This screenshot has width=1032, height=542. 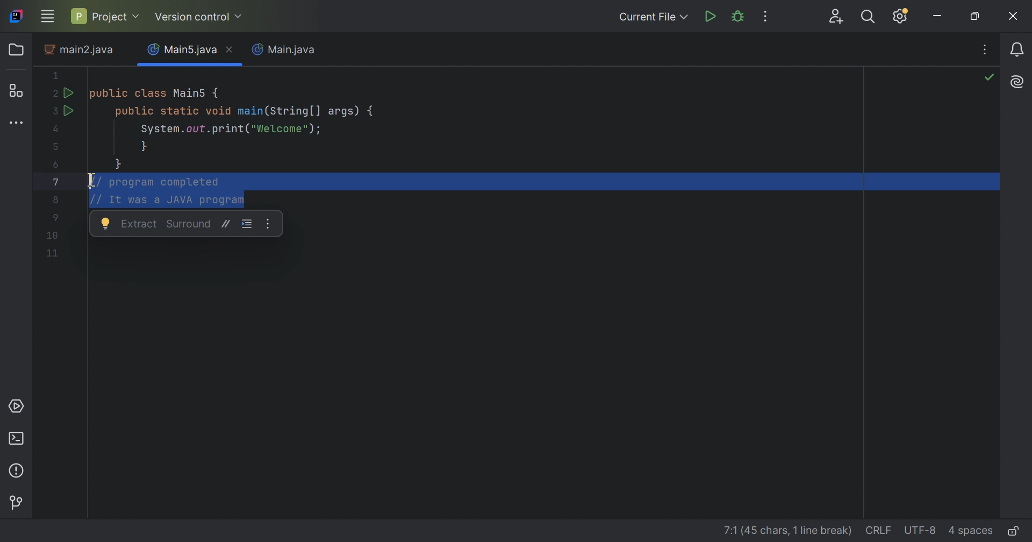 I want to click on Problems, so click(x=18, y=470).